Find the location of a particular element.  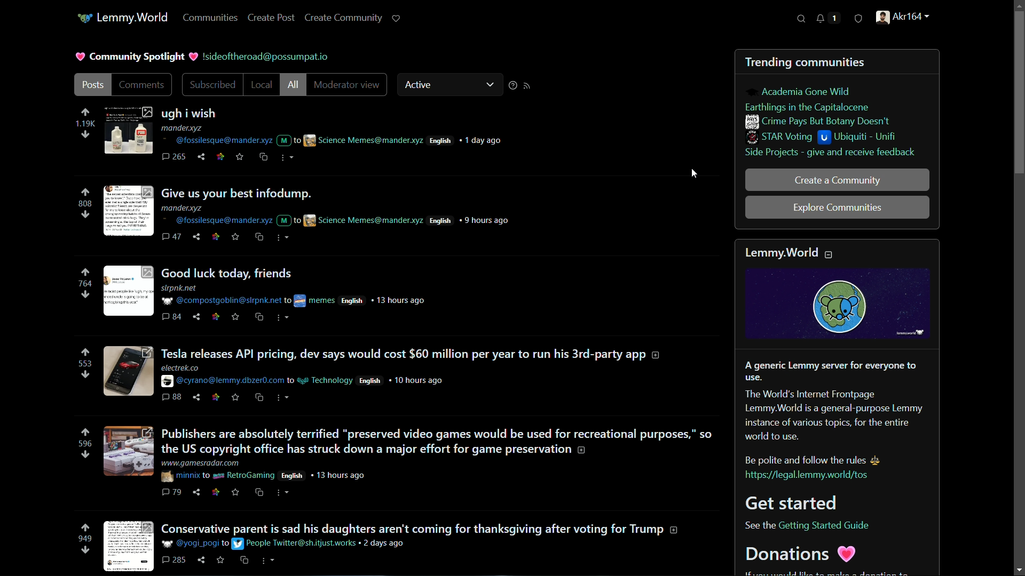

save is located at coordinates (235, 316).